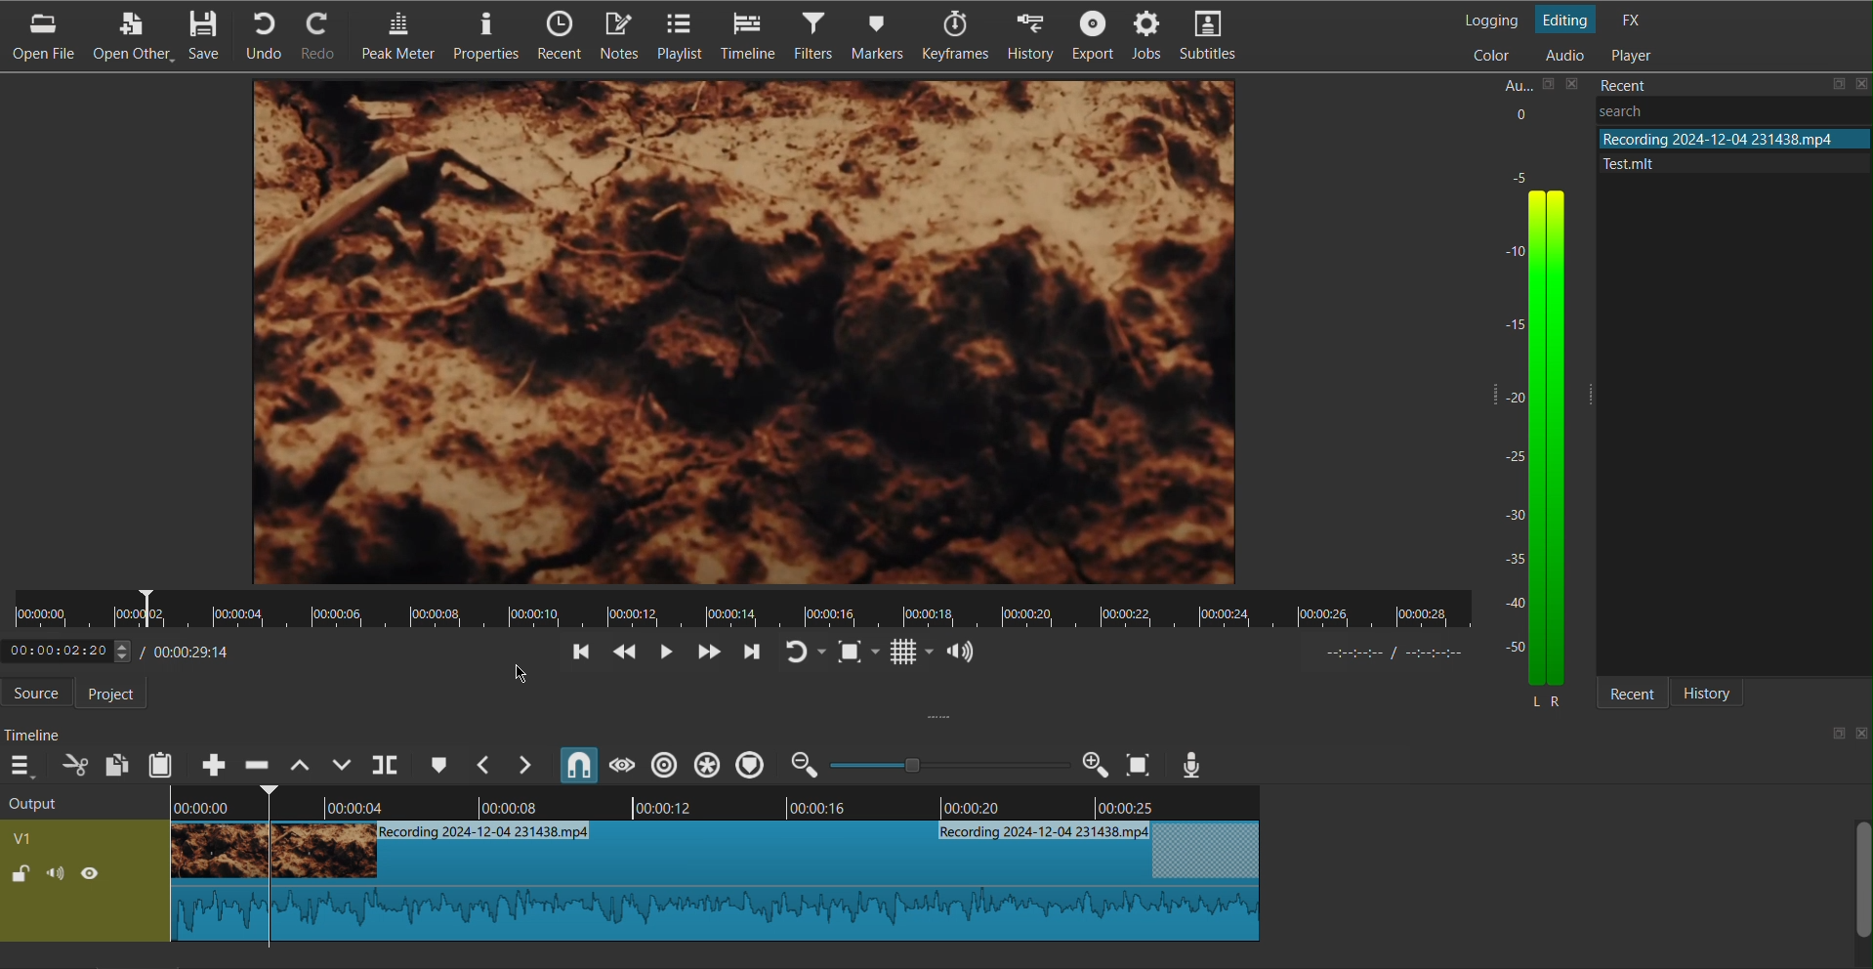 The height and width of the screenshot is (969, 1873). What do you see at coordinates (40, 36) in the screenshot?
I see `Open File` at bounding box center [40, 36].